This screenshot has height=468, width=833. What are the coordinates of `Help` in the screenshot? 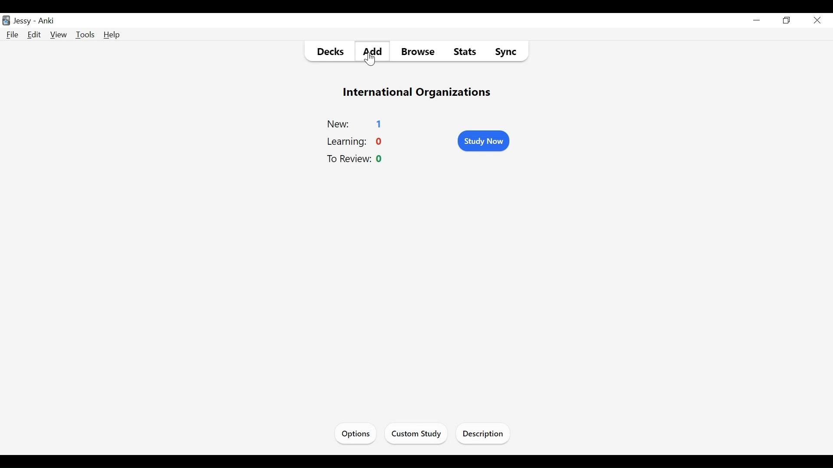 It's located at (113, 36).